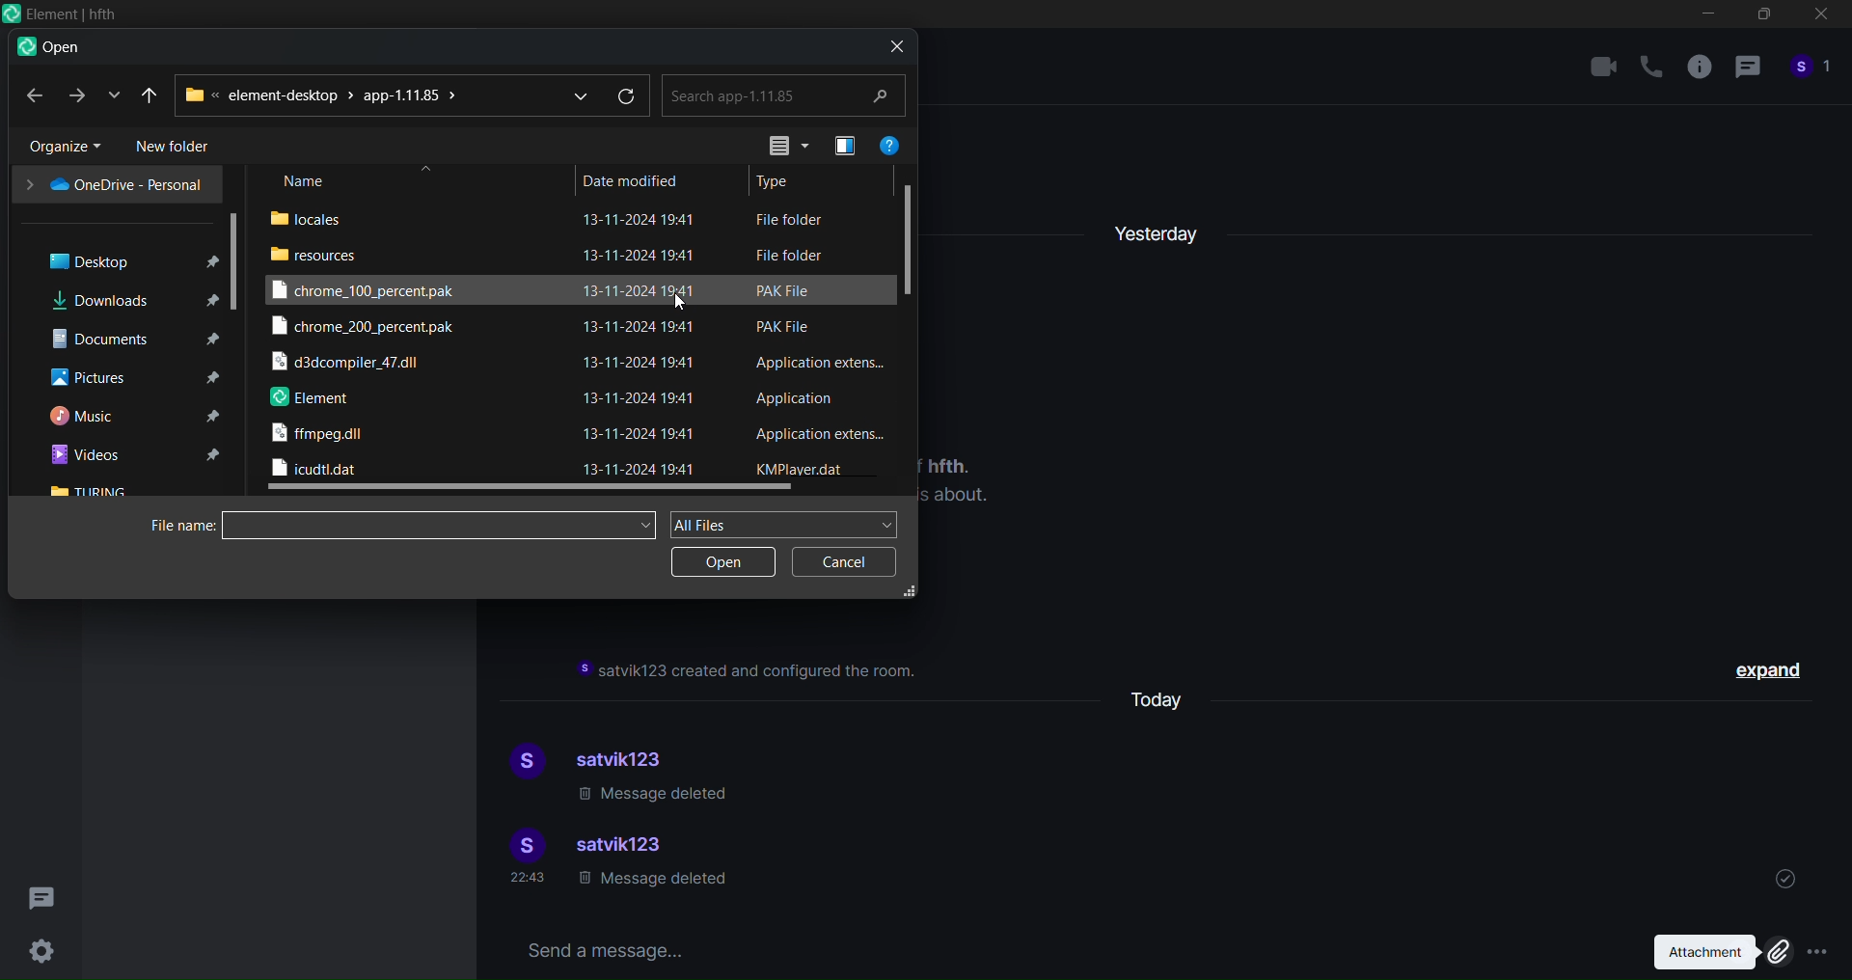  What do you see at coordinates (366, 329) in the screenshot?
I see `chrome 200` at bounding box center [366, 329].